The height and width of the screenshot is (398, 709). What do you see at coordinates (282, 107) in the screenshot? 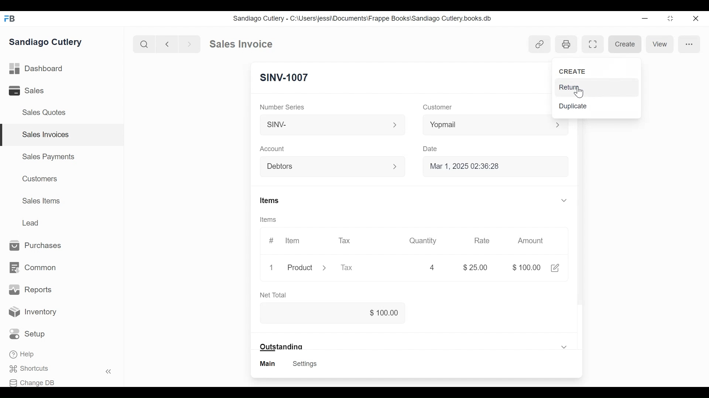
I see `Number Series` at bounding box center [282, 107].